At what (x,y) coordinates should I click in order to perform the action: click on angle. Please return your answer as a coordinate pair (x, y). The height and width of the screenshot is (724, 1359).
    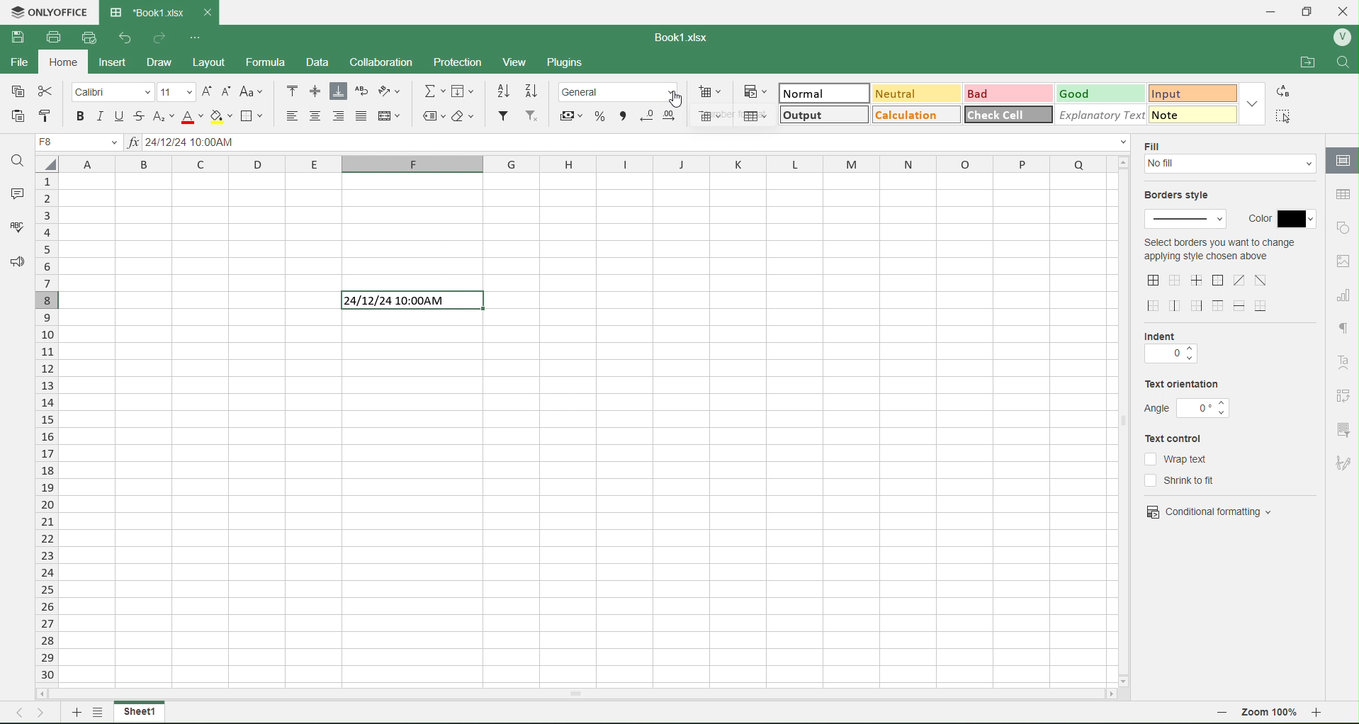
    Looking at the image, I should click on (1188, 408).